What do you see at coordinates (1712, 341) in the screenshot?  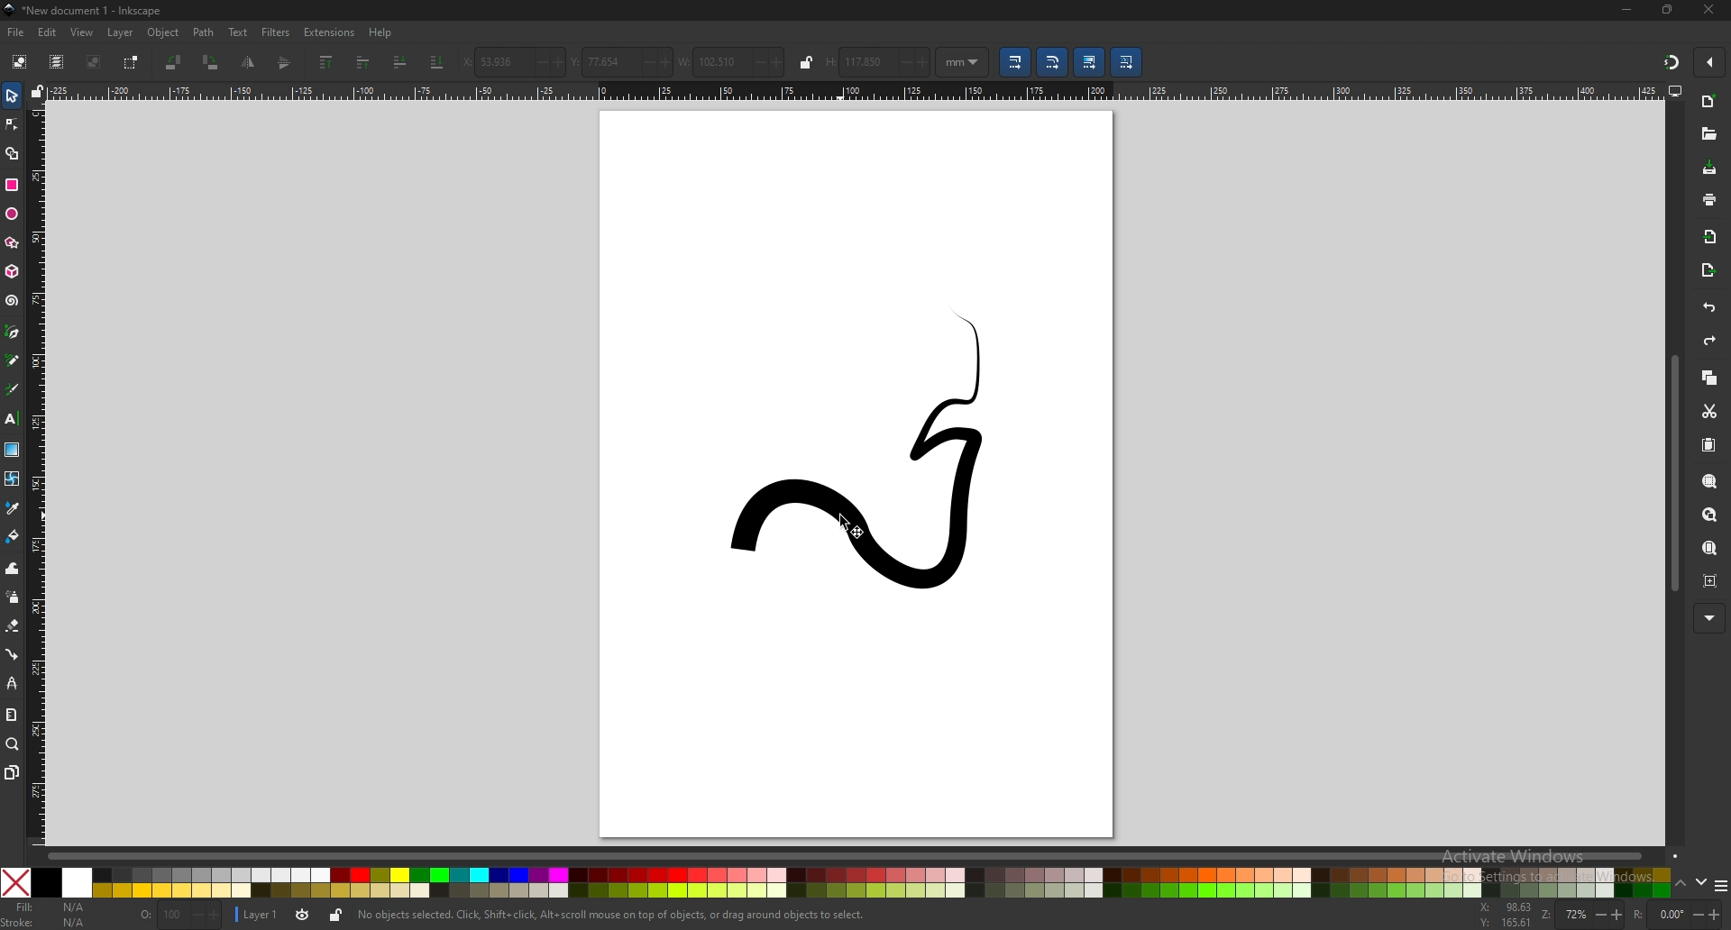 I see `redo` at bounding box center [1712, 341].